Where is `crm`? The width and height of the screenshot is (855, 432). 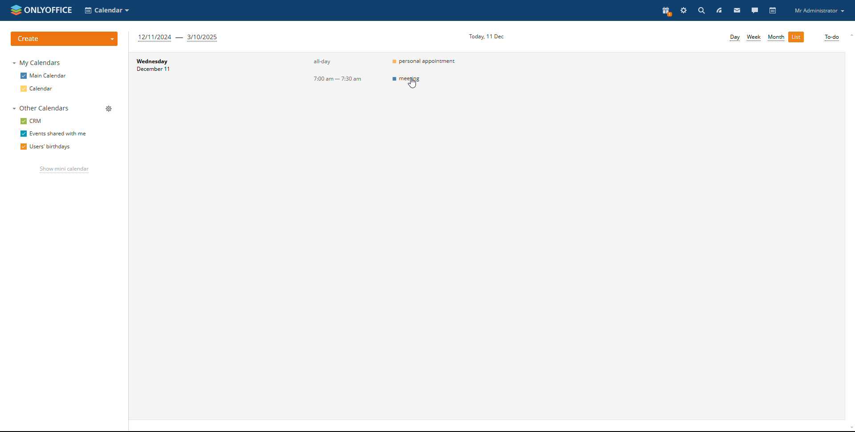
crm is located at coordinates (33, 121).